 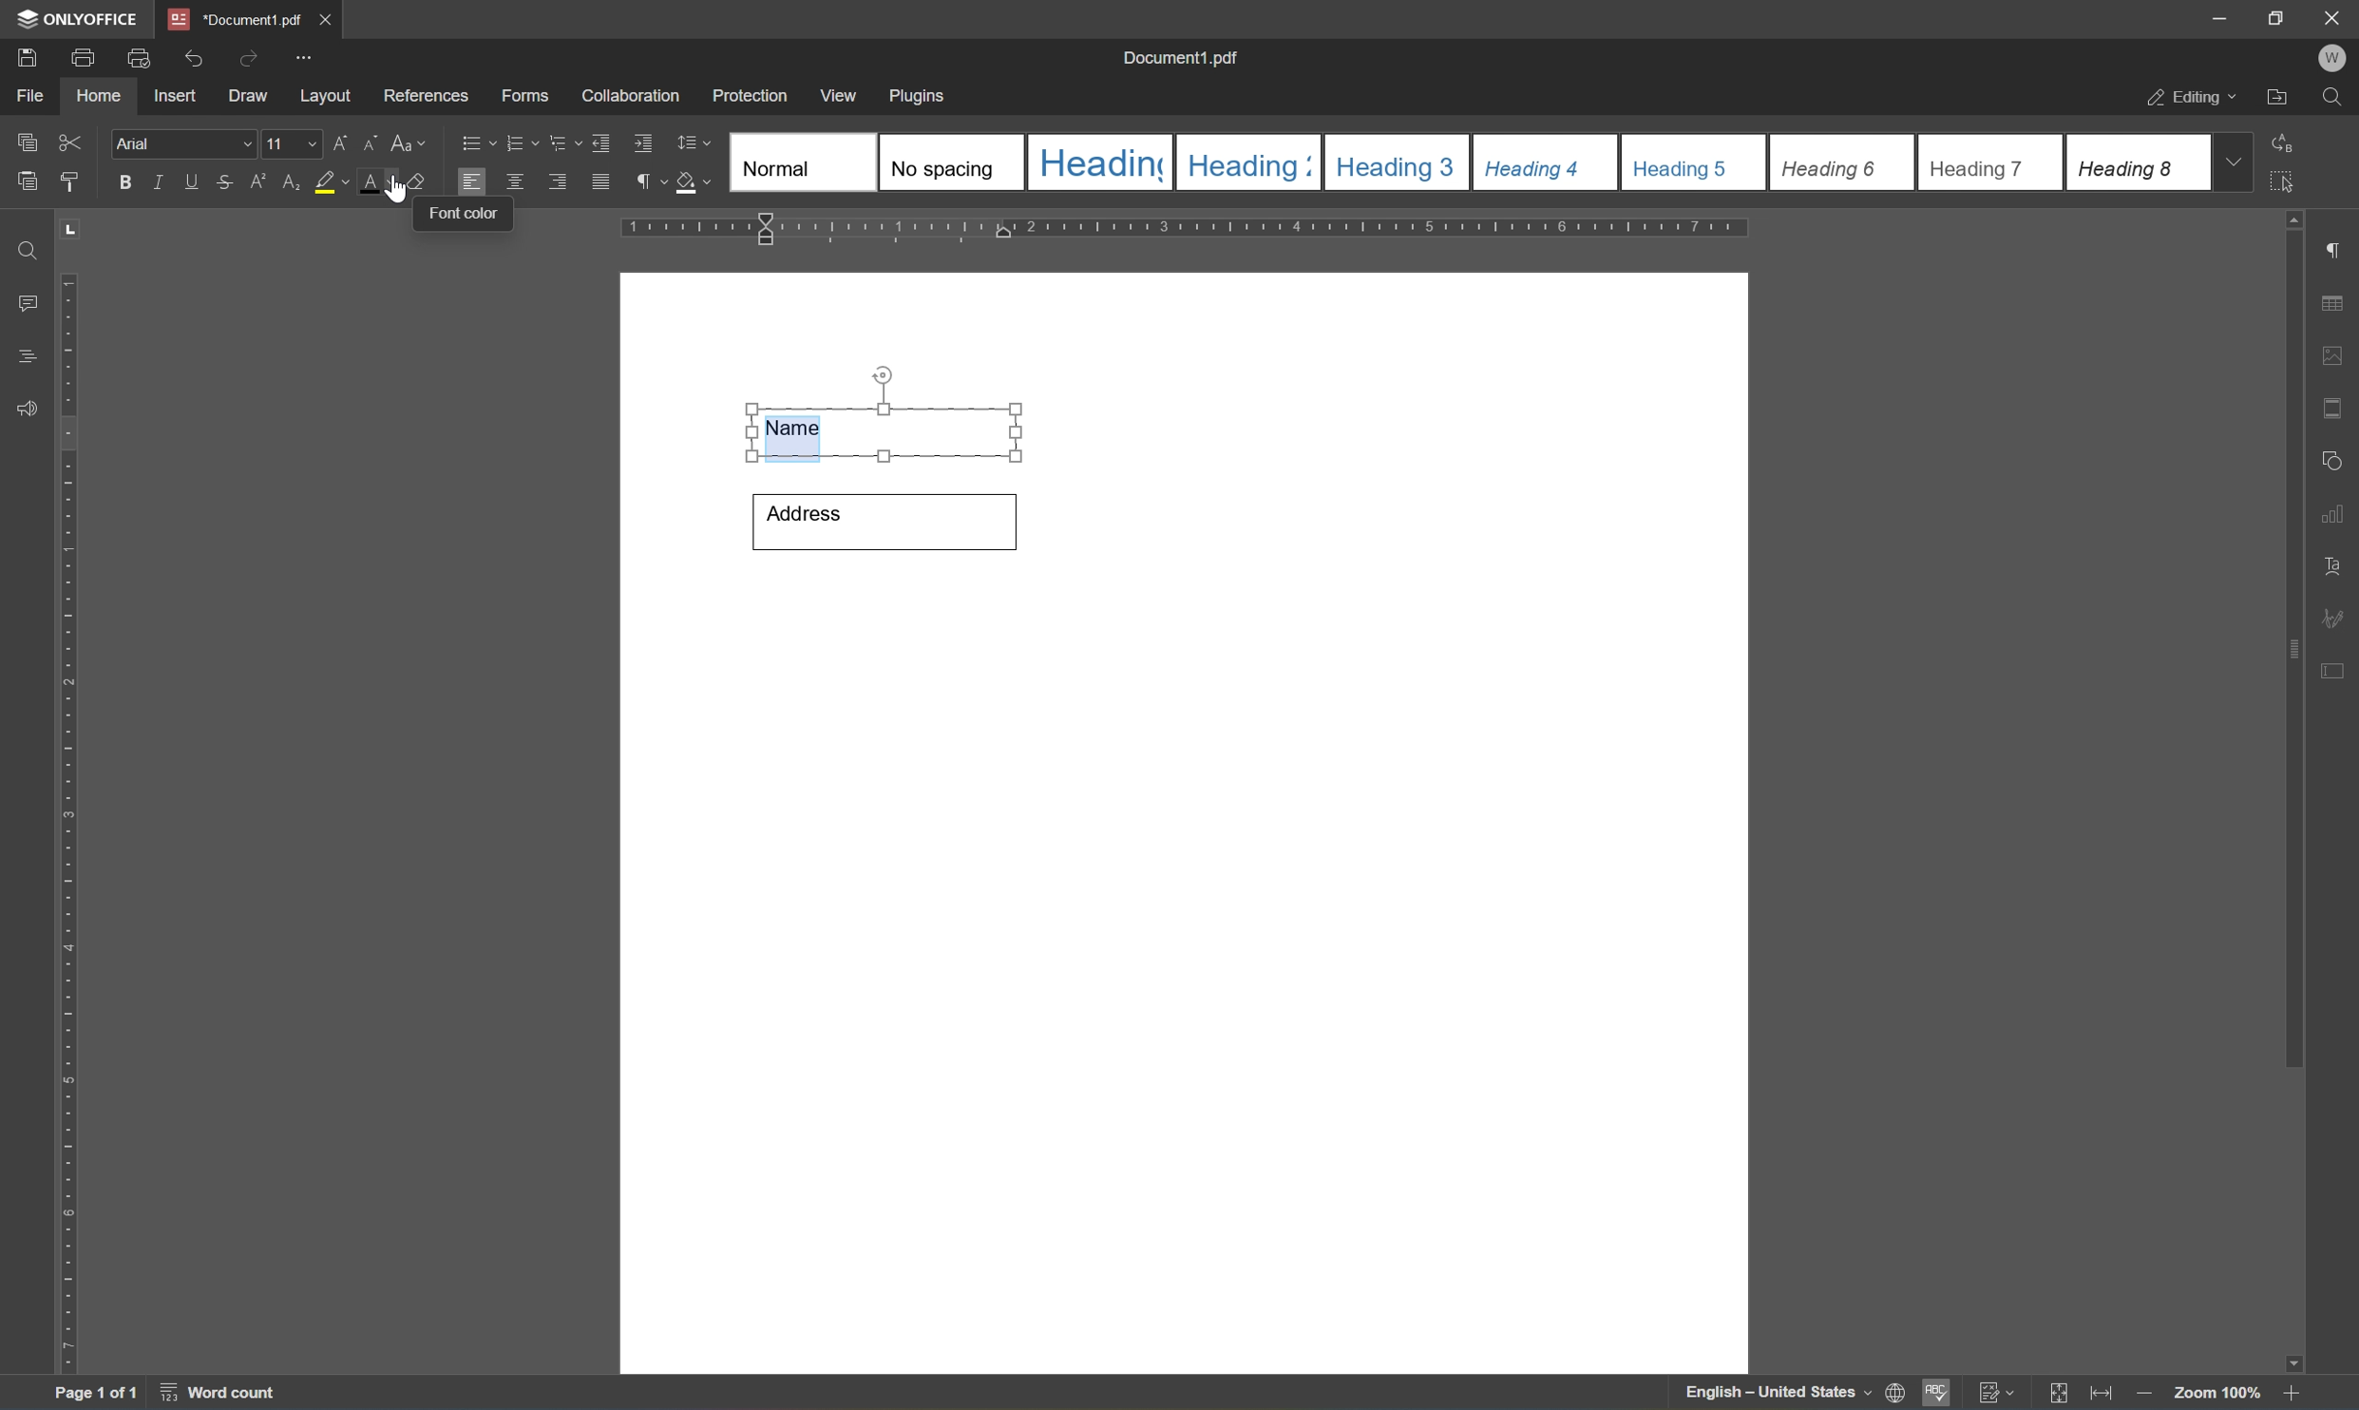 I want to click on comment, so click(x=24, y=301).